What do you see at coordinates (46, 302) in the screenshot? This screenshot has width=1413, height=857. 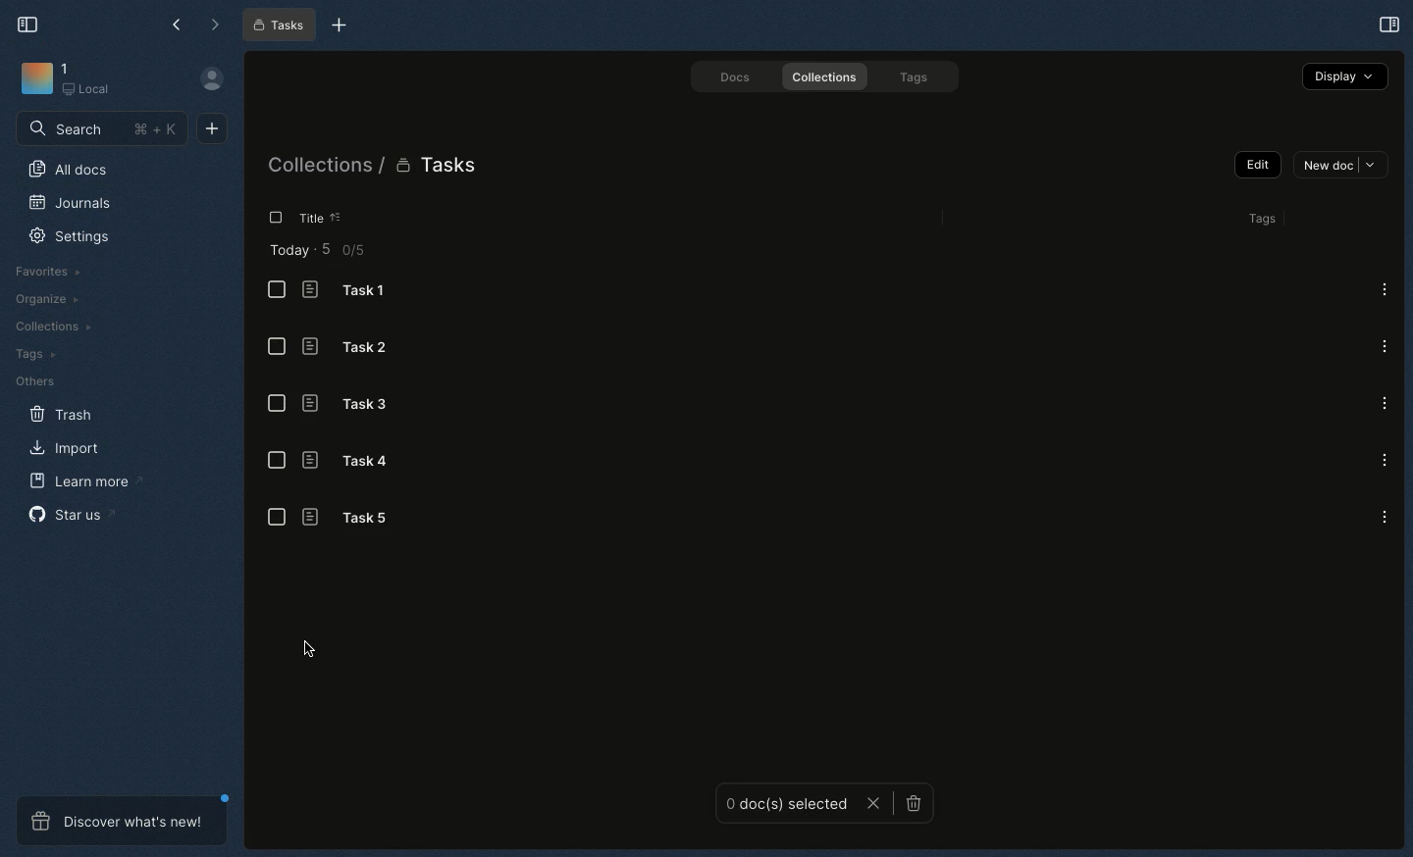 I see `Organize` at bounding box center [46, 302].